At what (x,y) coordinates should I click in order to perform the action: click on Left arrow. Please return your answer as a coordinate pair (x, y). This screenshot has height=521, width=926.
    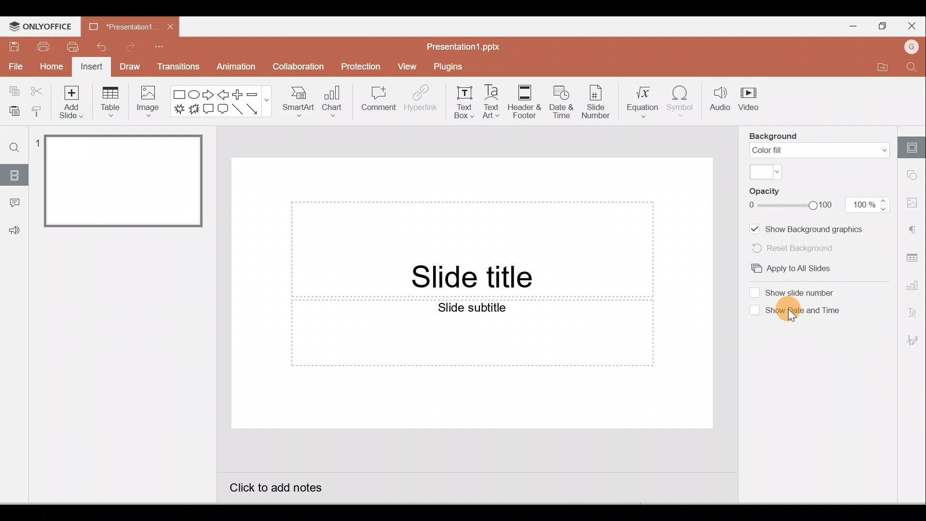
    Looking at the image, I should click on (223, 94).